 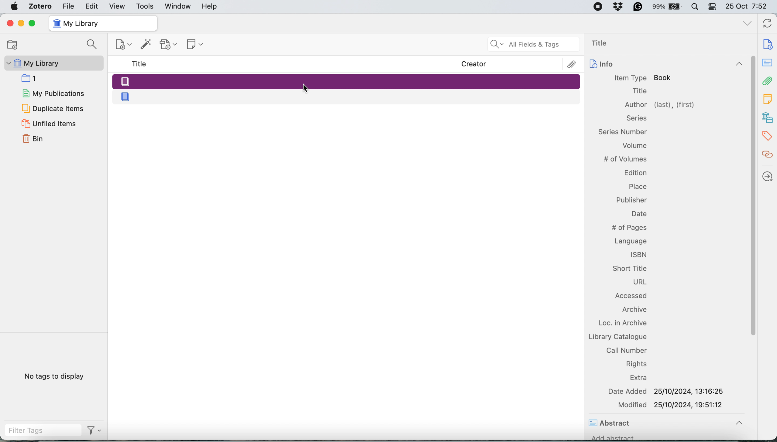 What do you see at coordinates (638, 214) in the screenshot?
I see `Date` at bounding box center [638, 214].